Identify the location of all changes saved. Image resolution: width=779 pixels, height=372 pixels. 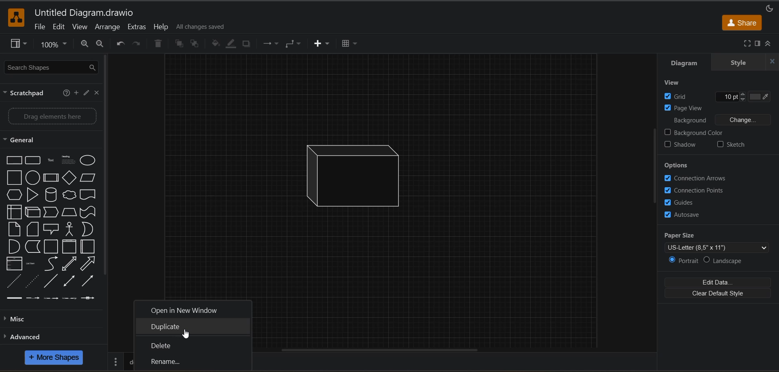
(202, 28).